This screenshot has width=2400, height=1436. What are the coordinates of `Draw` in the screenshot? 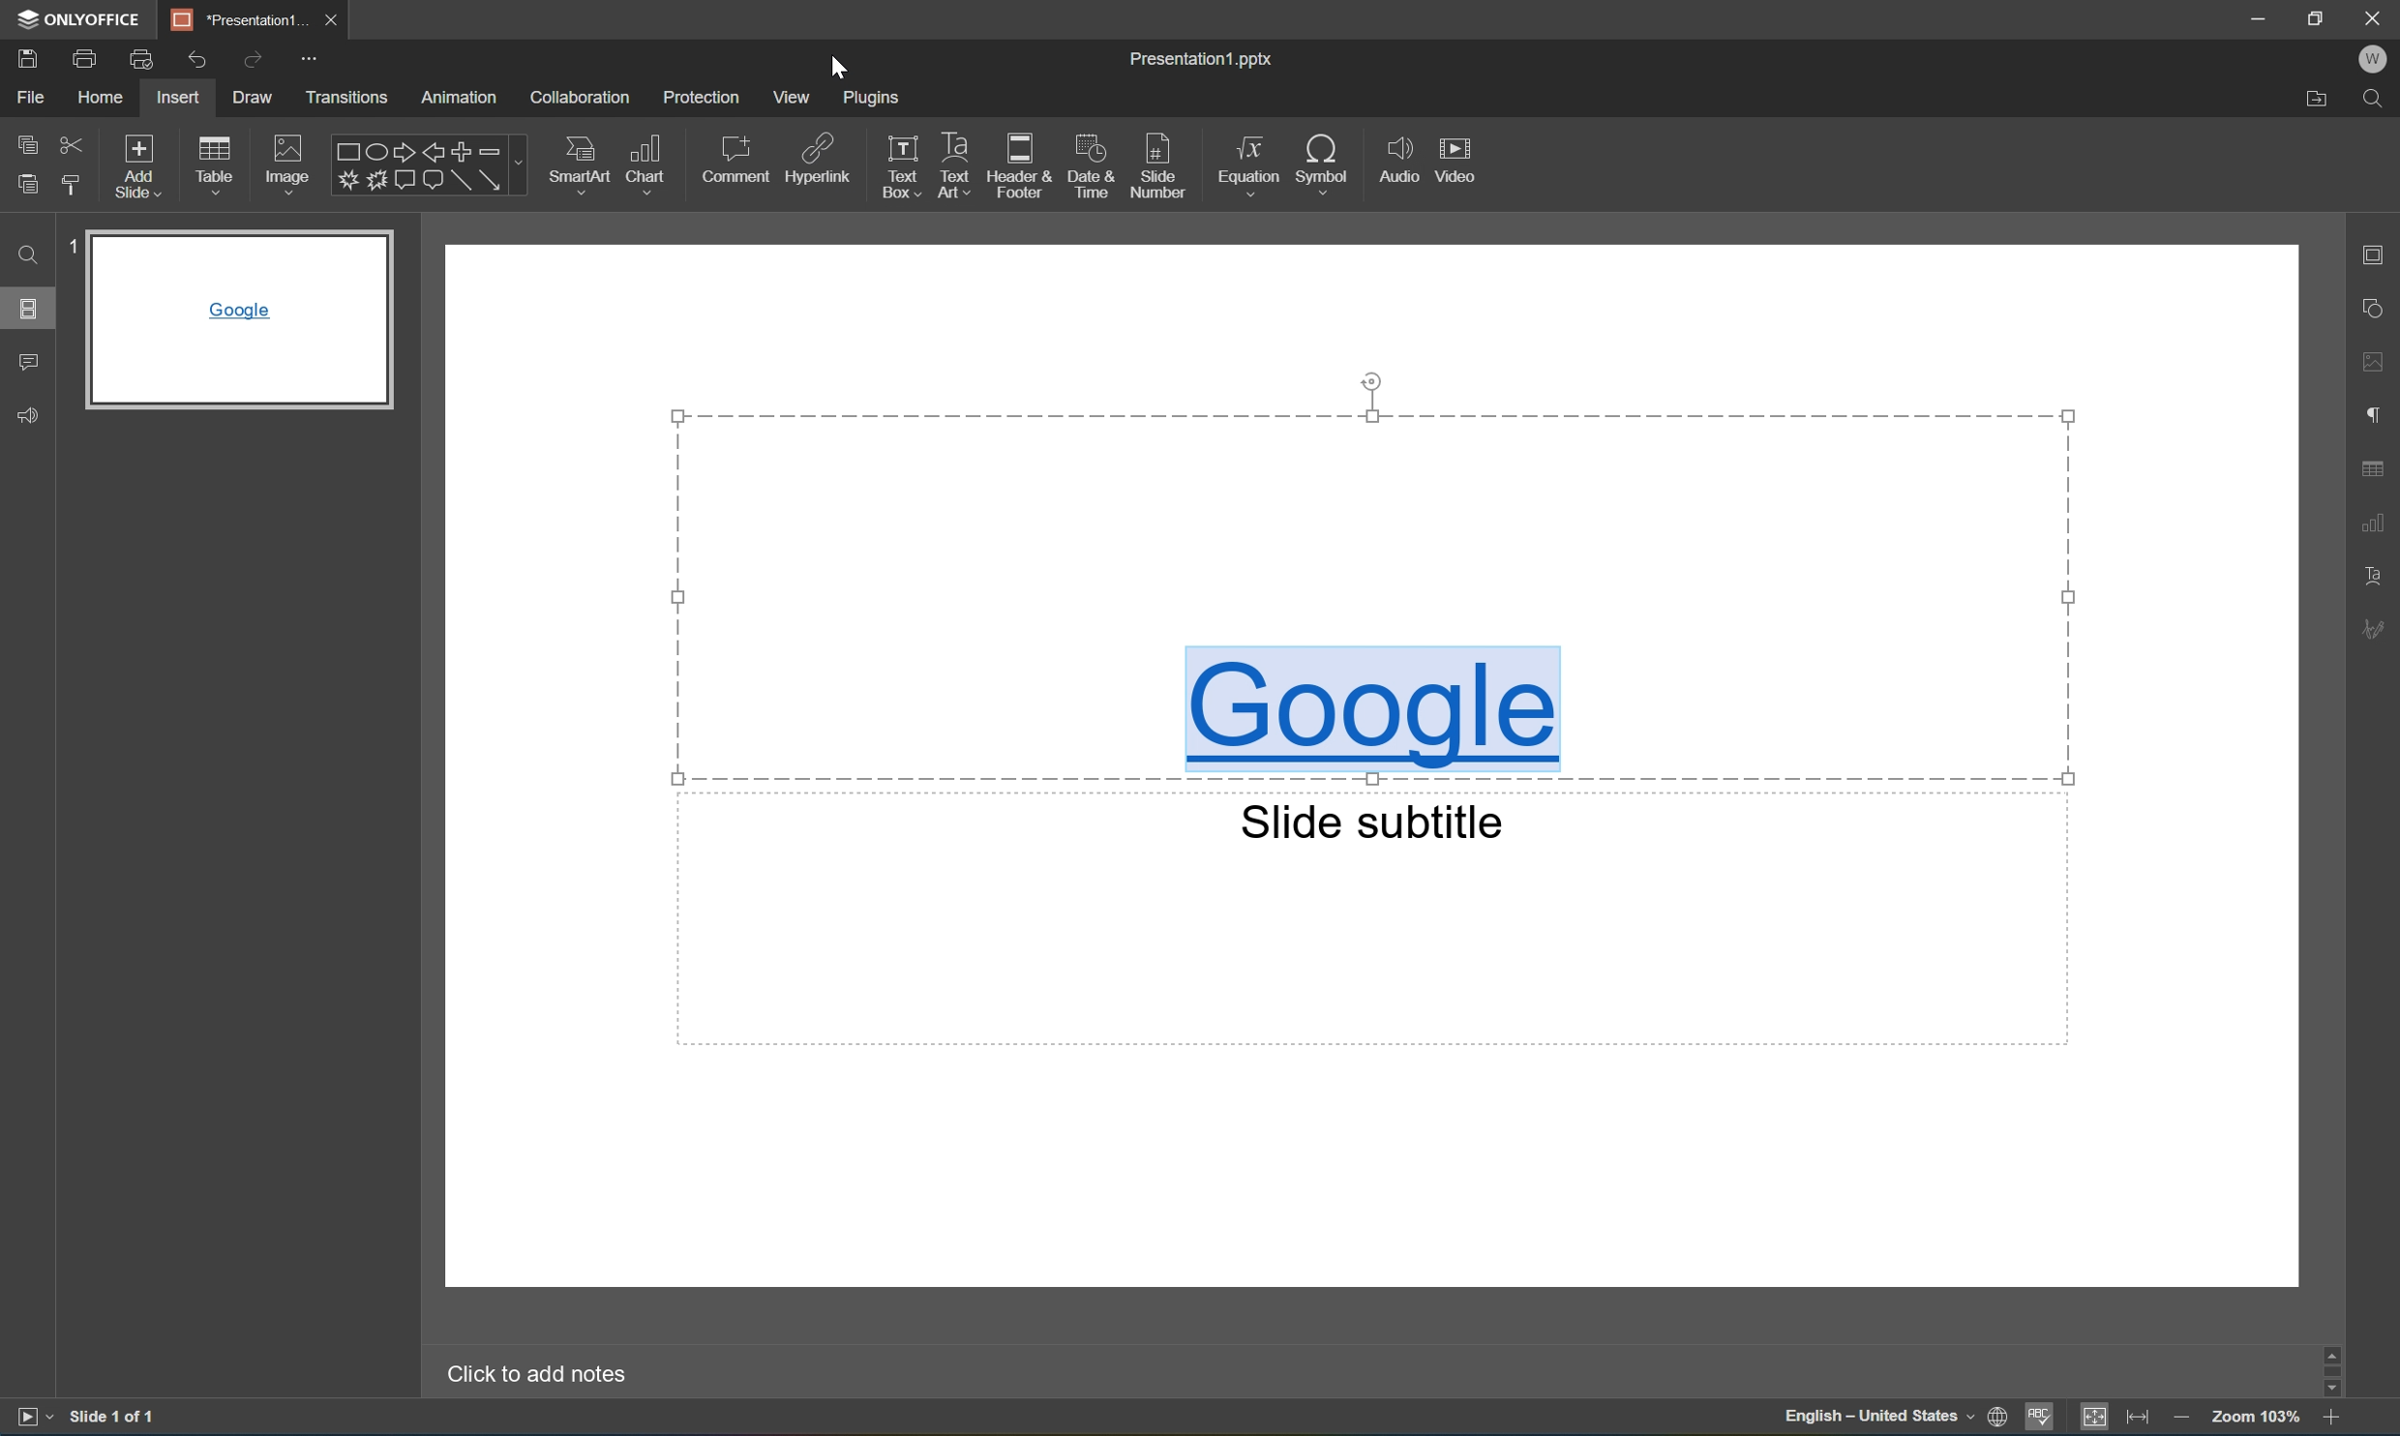 It's located at (252, 98).